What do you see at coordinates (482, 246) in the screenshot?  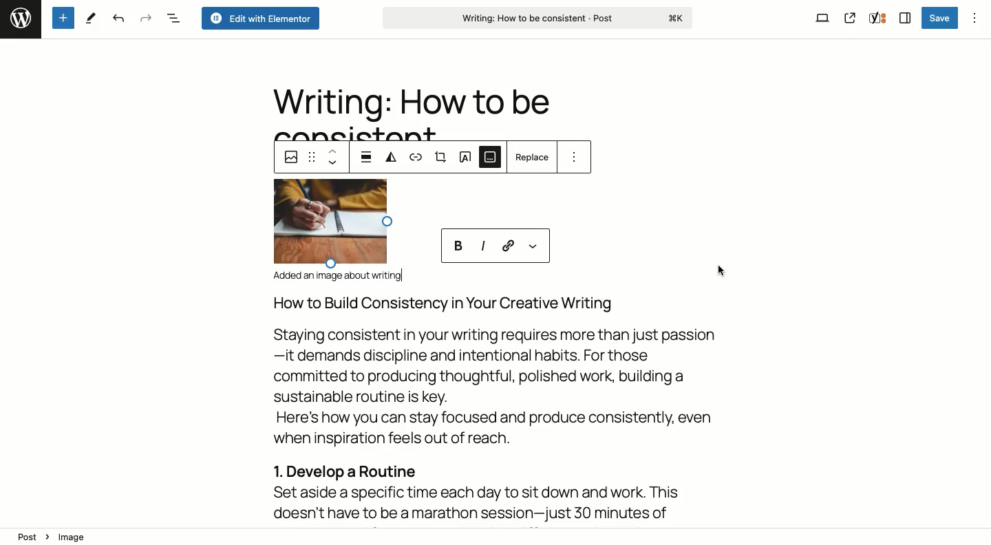 I see `Italics` at bounding box center [482, 246].